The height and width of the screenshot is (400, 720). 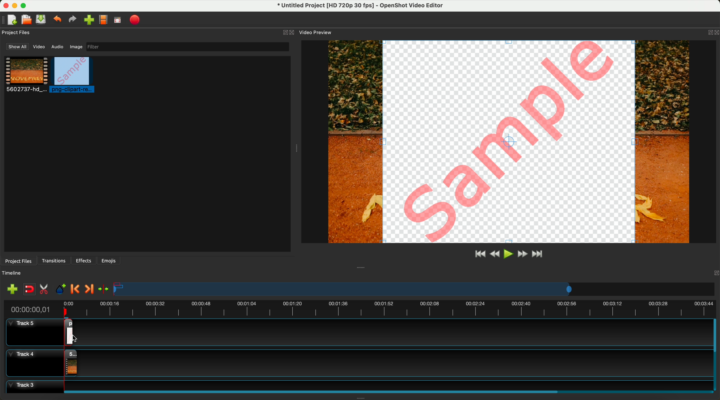 What do you see at coordinates (42, 20) in the screenshot?
I see `save file` at bounding box center [42, 20].